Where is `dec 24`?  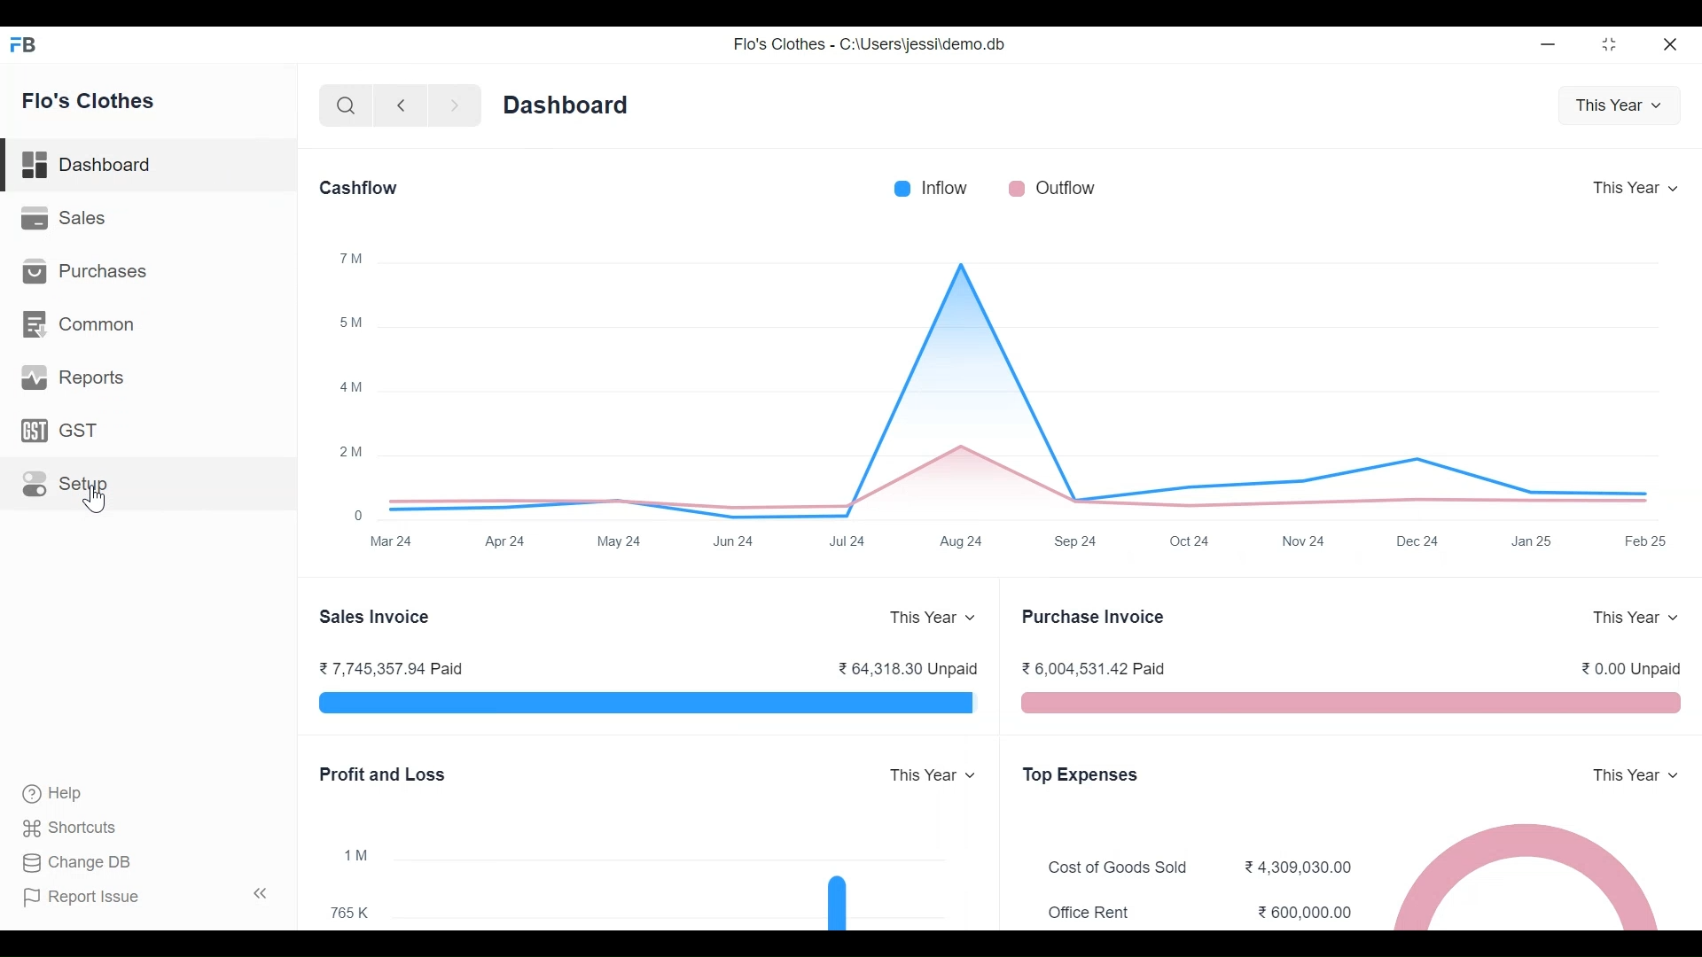
dec 24 is located at coordinates (1417, 541).